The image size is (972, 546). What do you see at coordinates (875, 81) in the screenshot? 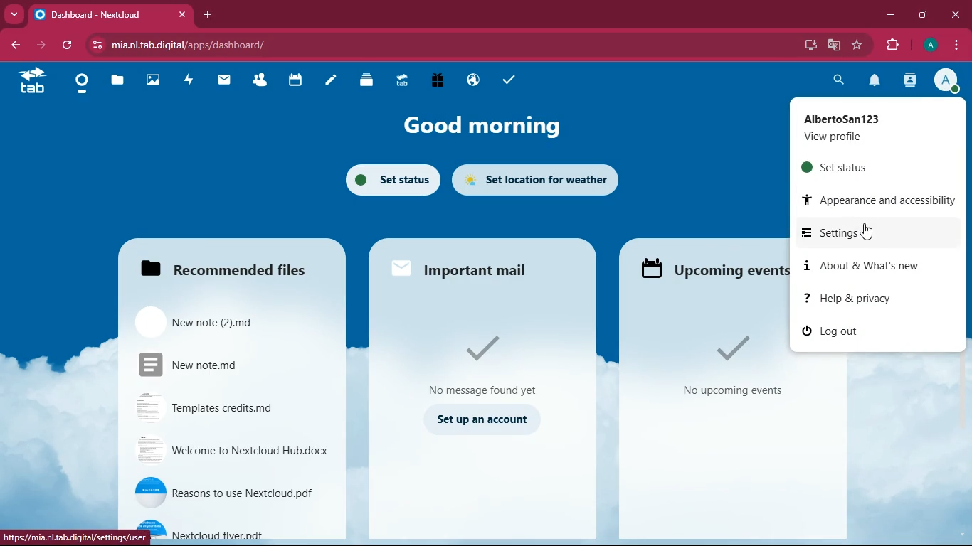
I see `notifications` at bounding box center [875, 81].